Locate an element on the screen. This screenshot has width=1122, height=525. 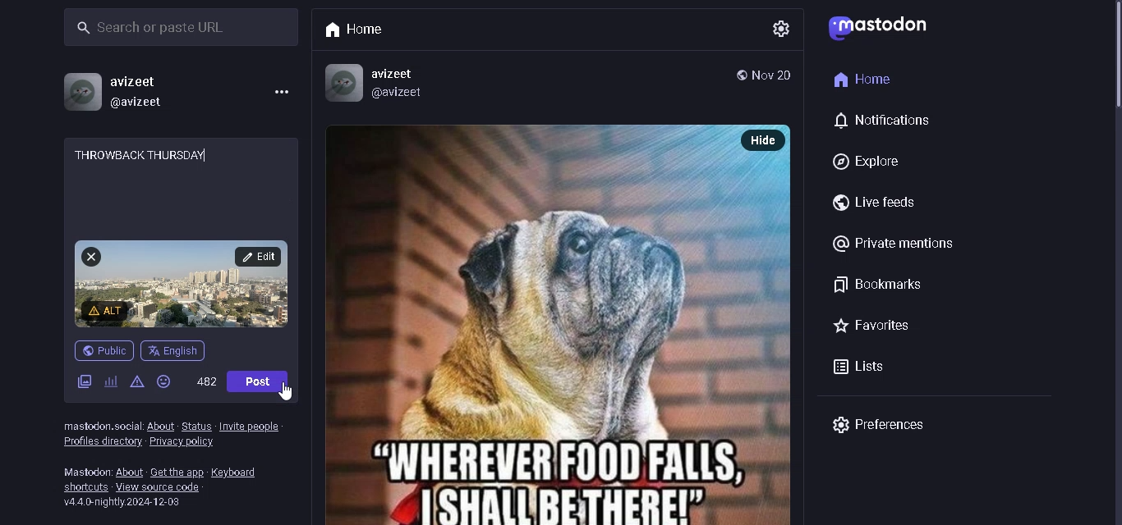
logo is located at coordinates (883, 27).